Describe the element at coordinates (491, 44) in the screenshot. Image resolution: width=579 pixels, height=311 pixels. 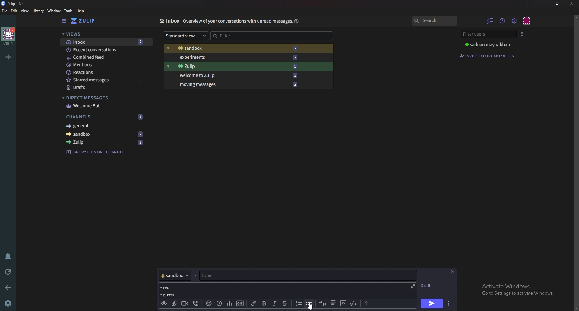
I see `User` at that location.